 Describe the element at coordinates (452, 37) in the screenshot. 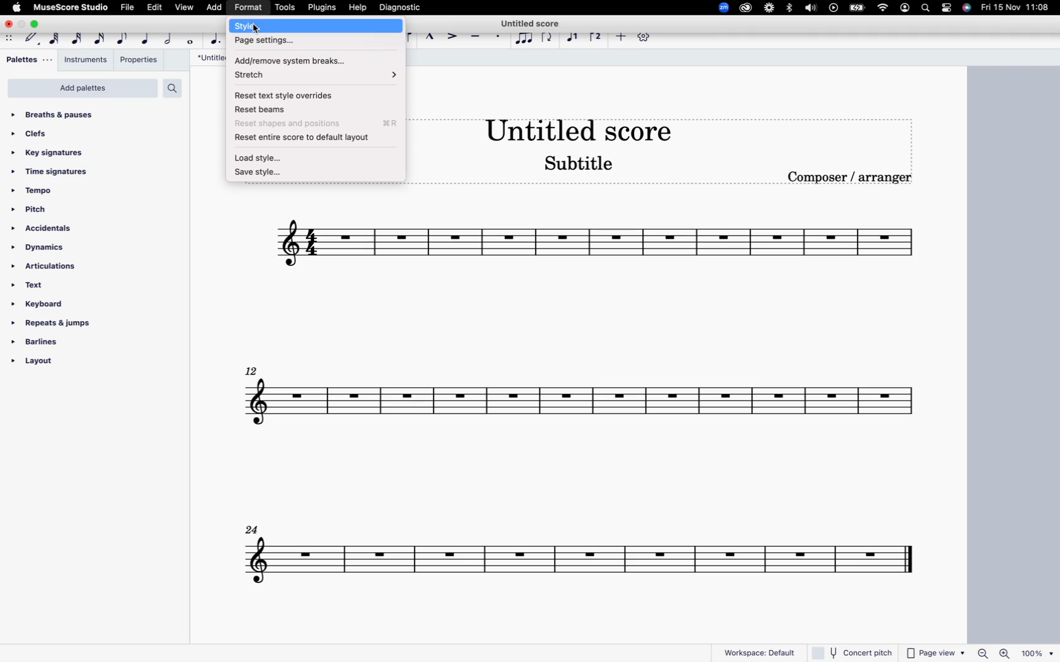

I see `accent` at that location.